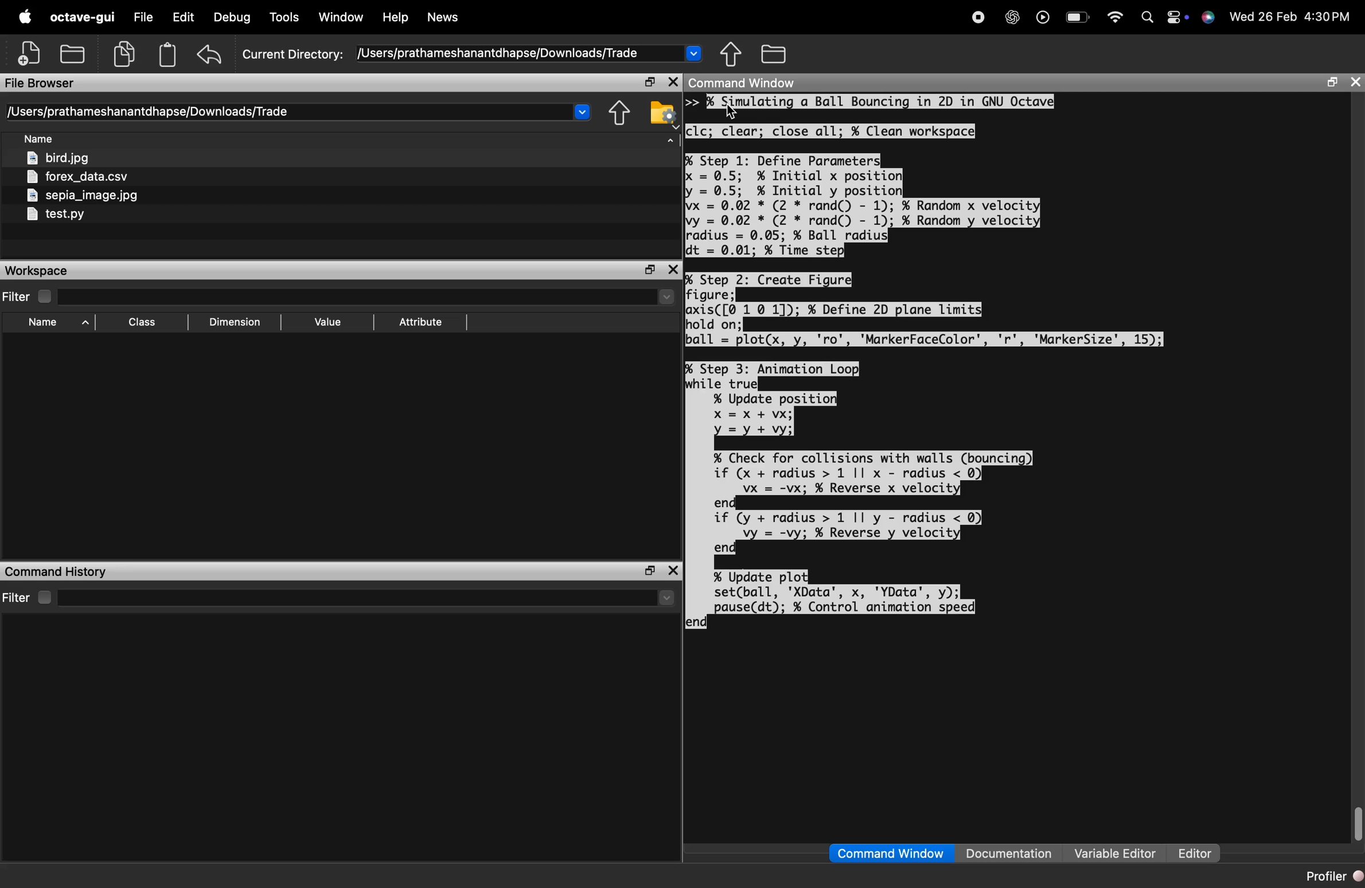 The width and height of the screenshot is (1365, 888). Describe the element at coordinates (674, 270) in the screenshot. I see `close` at that location.